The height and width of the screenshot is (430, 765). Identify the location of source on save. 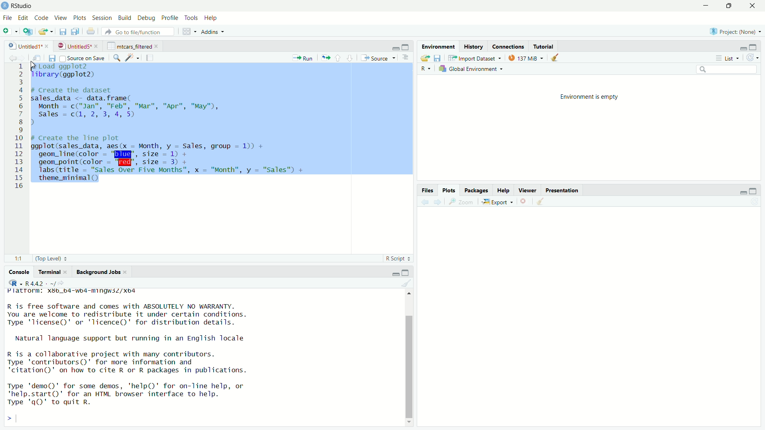
(83, 59).